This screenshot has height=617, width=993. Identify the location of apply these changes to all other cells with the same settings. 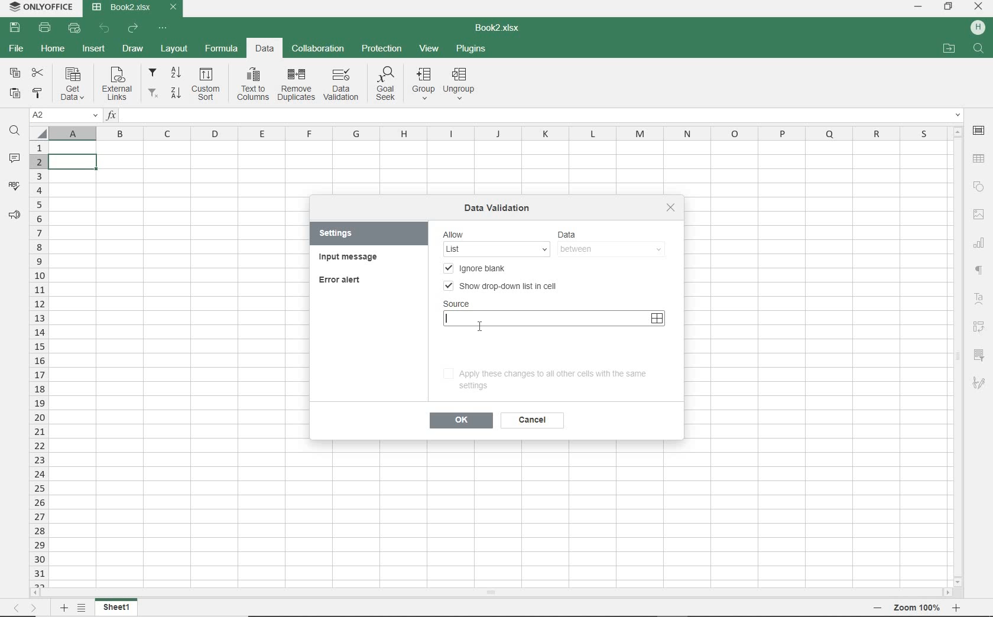
(544, 378).